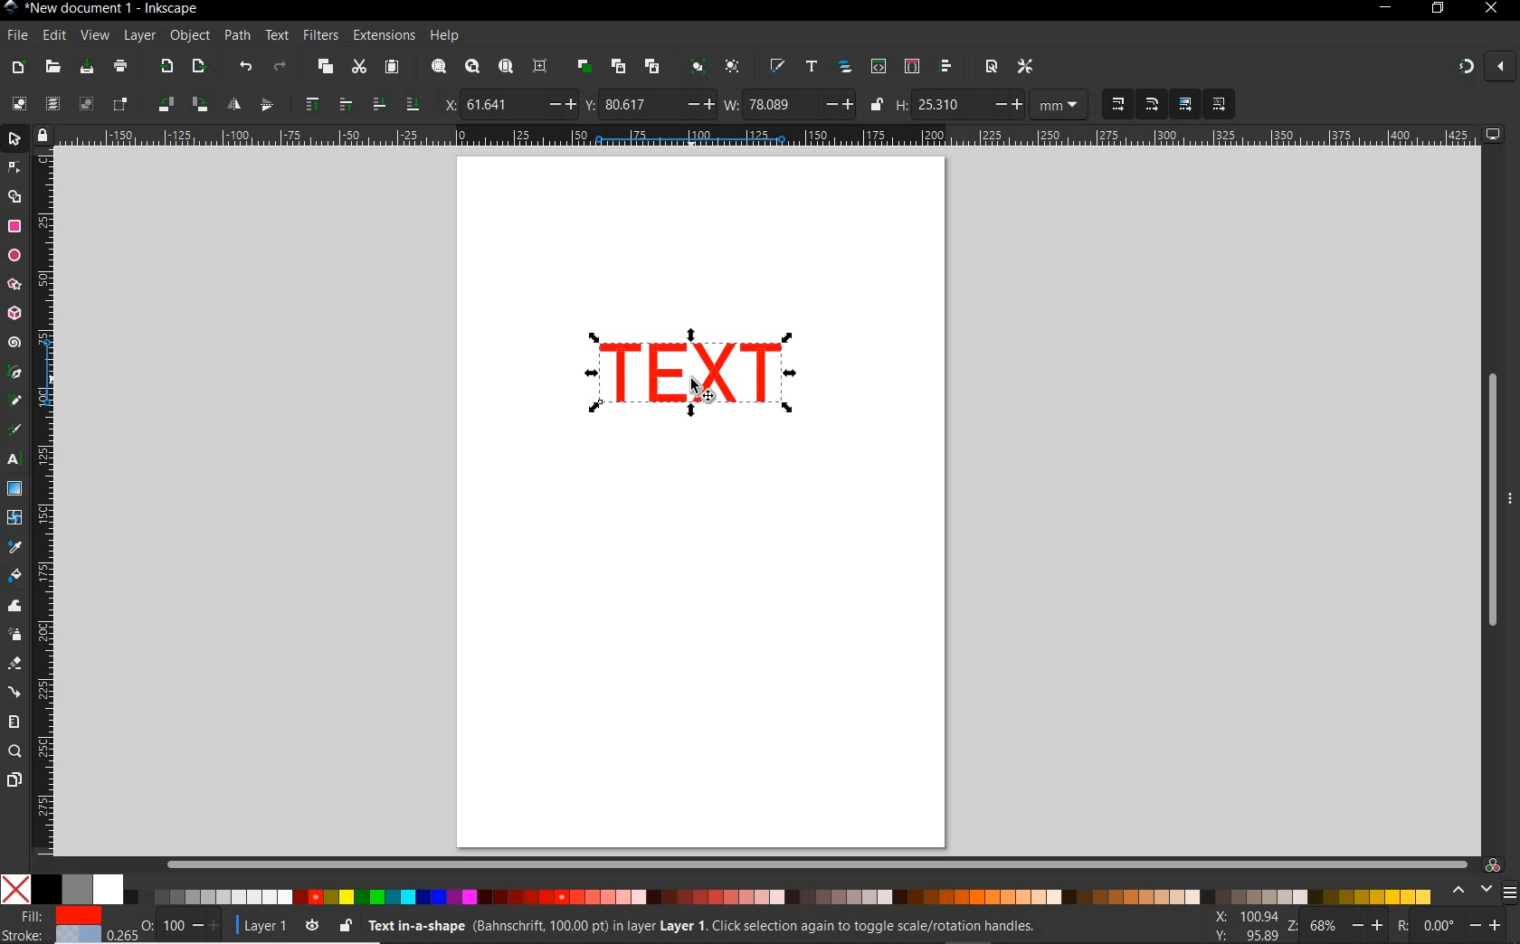  Describe the element at coordinates (732, 68) in the screenshot. I see `ungroup` at that location.